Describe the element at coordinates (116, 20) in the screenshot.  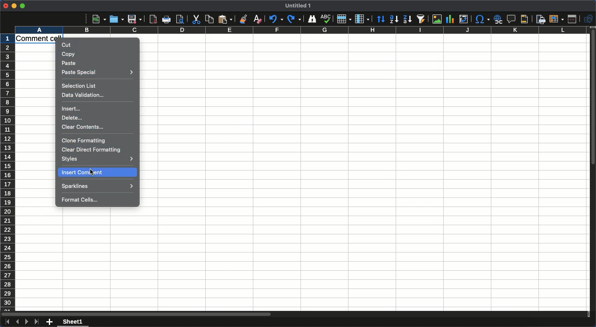
I see `Open` at that location.